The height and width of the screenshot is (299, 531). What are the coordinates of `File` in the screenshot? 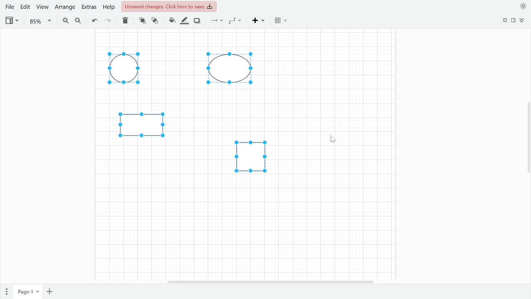 It's located at (9, 7).